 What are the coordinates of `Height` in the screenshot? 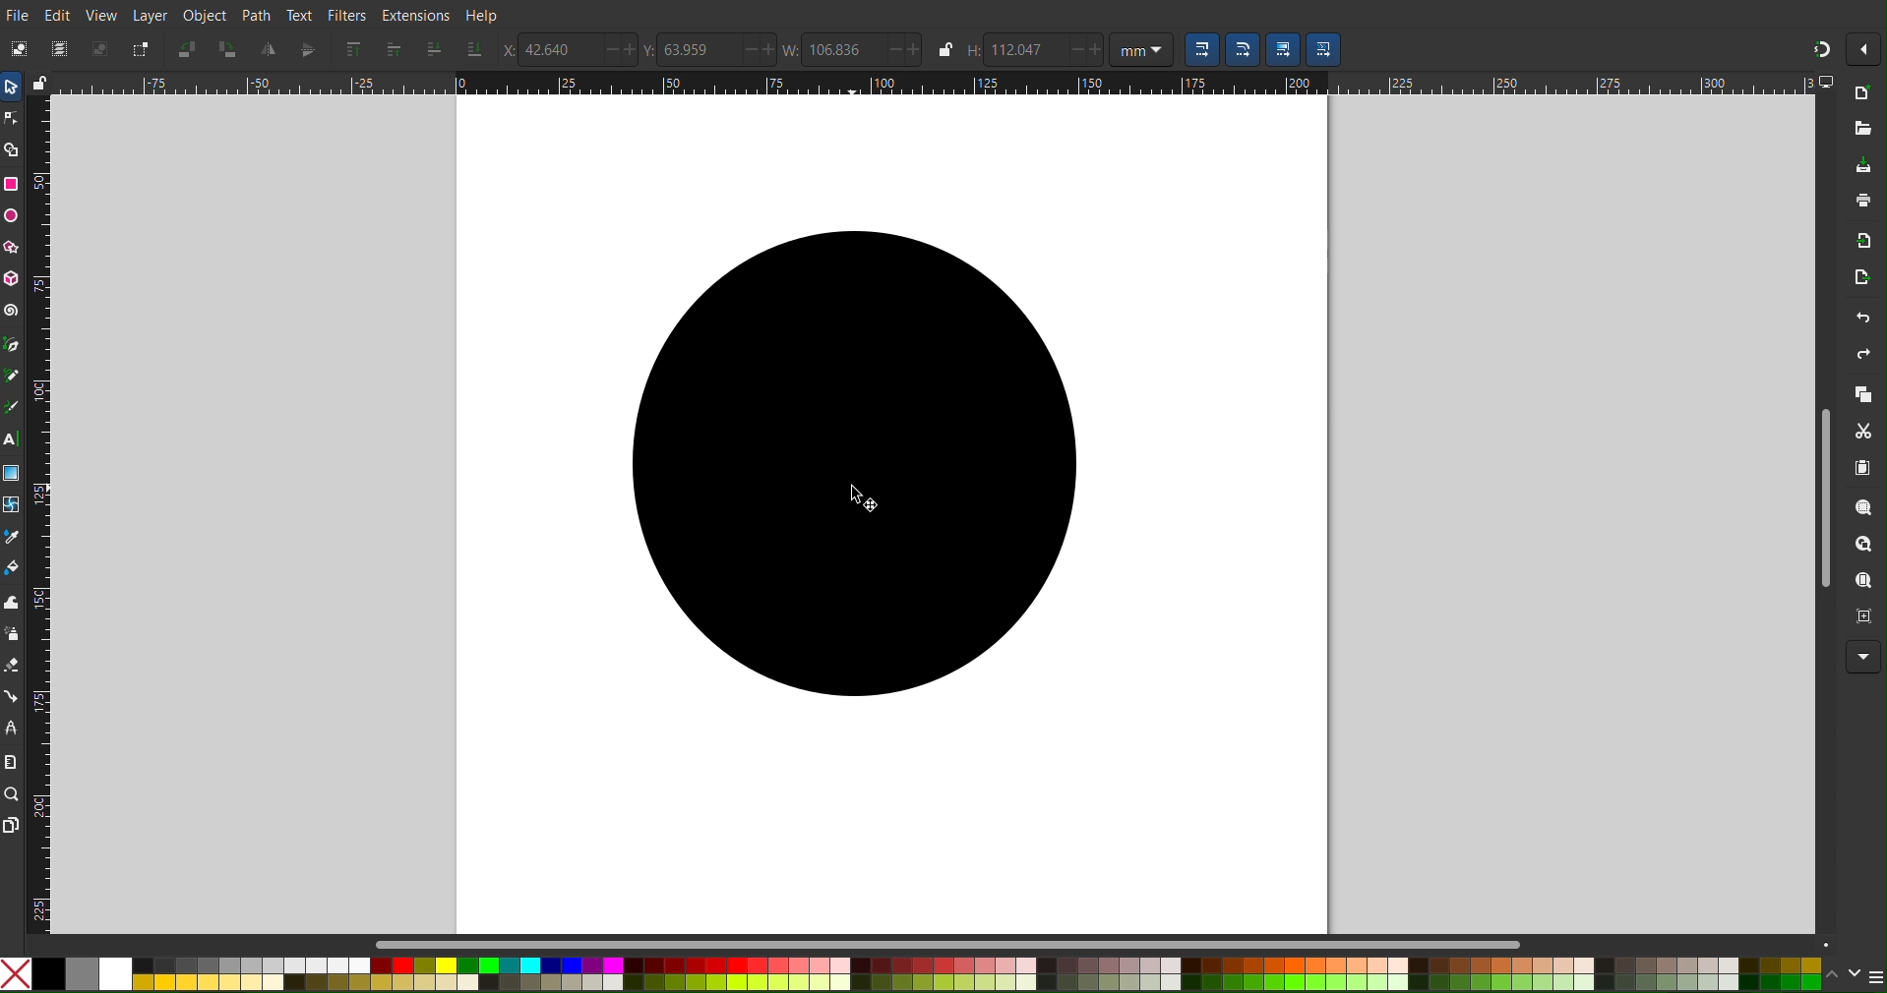 It's located at (972, 49).